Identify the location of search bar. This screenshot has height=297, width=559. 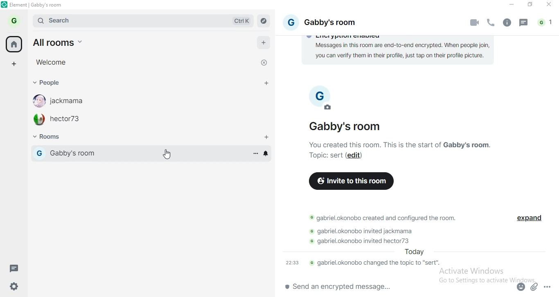
(102, 20).